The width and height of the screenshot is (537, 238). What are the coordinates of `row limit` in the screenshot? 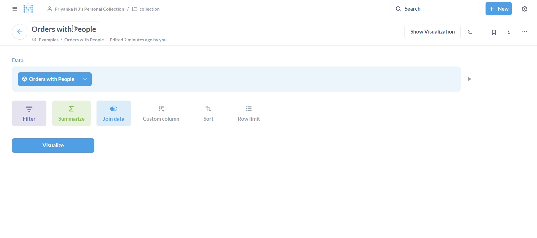 It's located at (247, 114).